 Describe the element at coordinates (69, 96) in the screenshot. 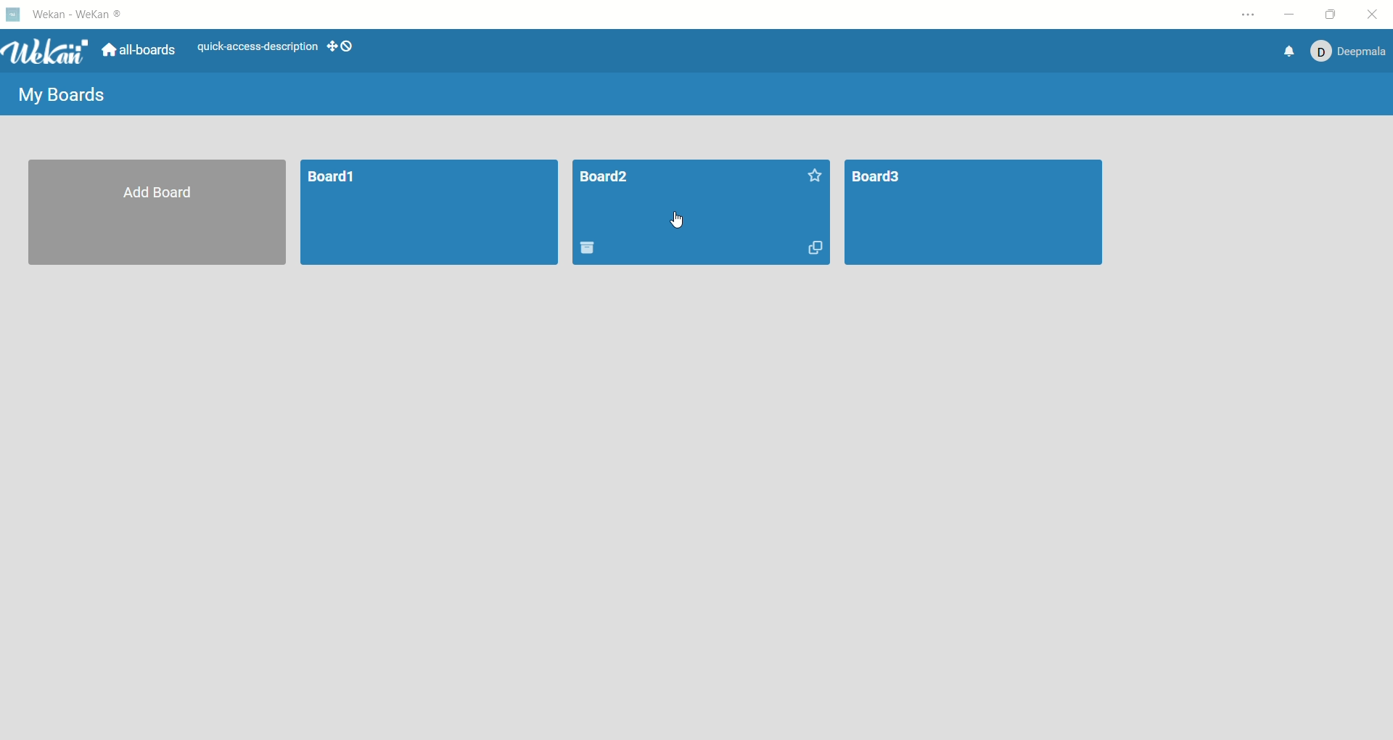

I see `my boards` at that location.